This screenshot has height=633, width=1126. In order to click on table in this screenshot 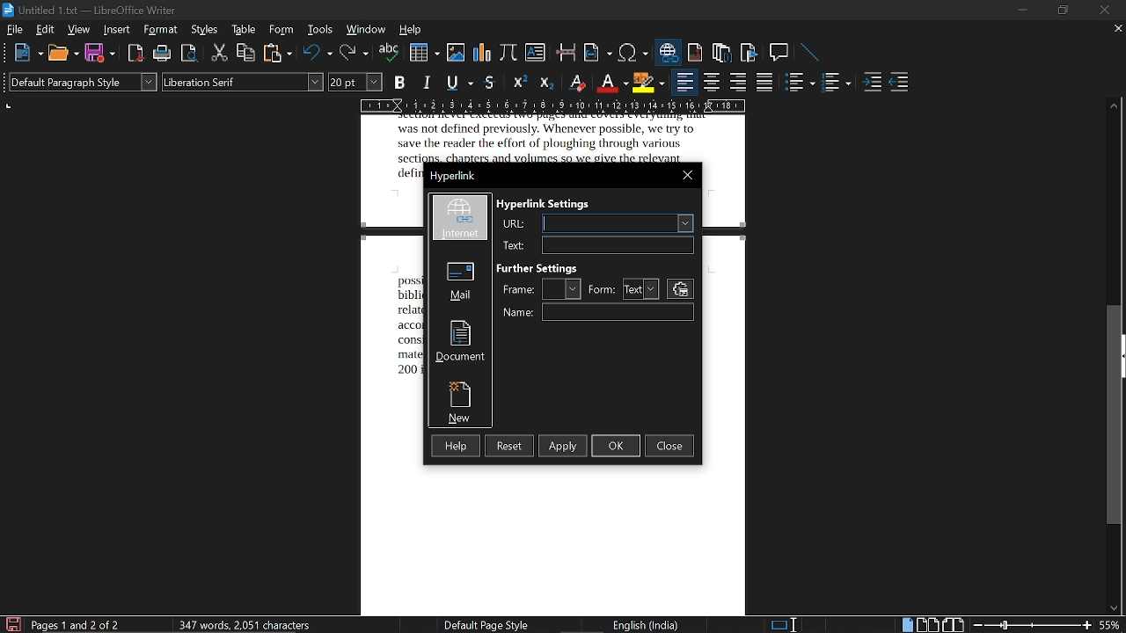, I will do `click(244, 31)`.